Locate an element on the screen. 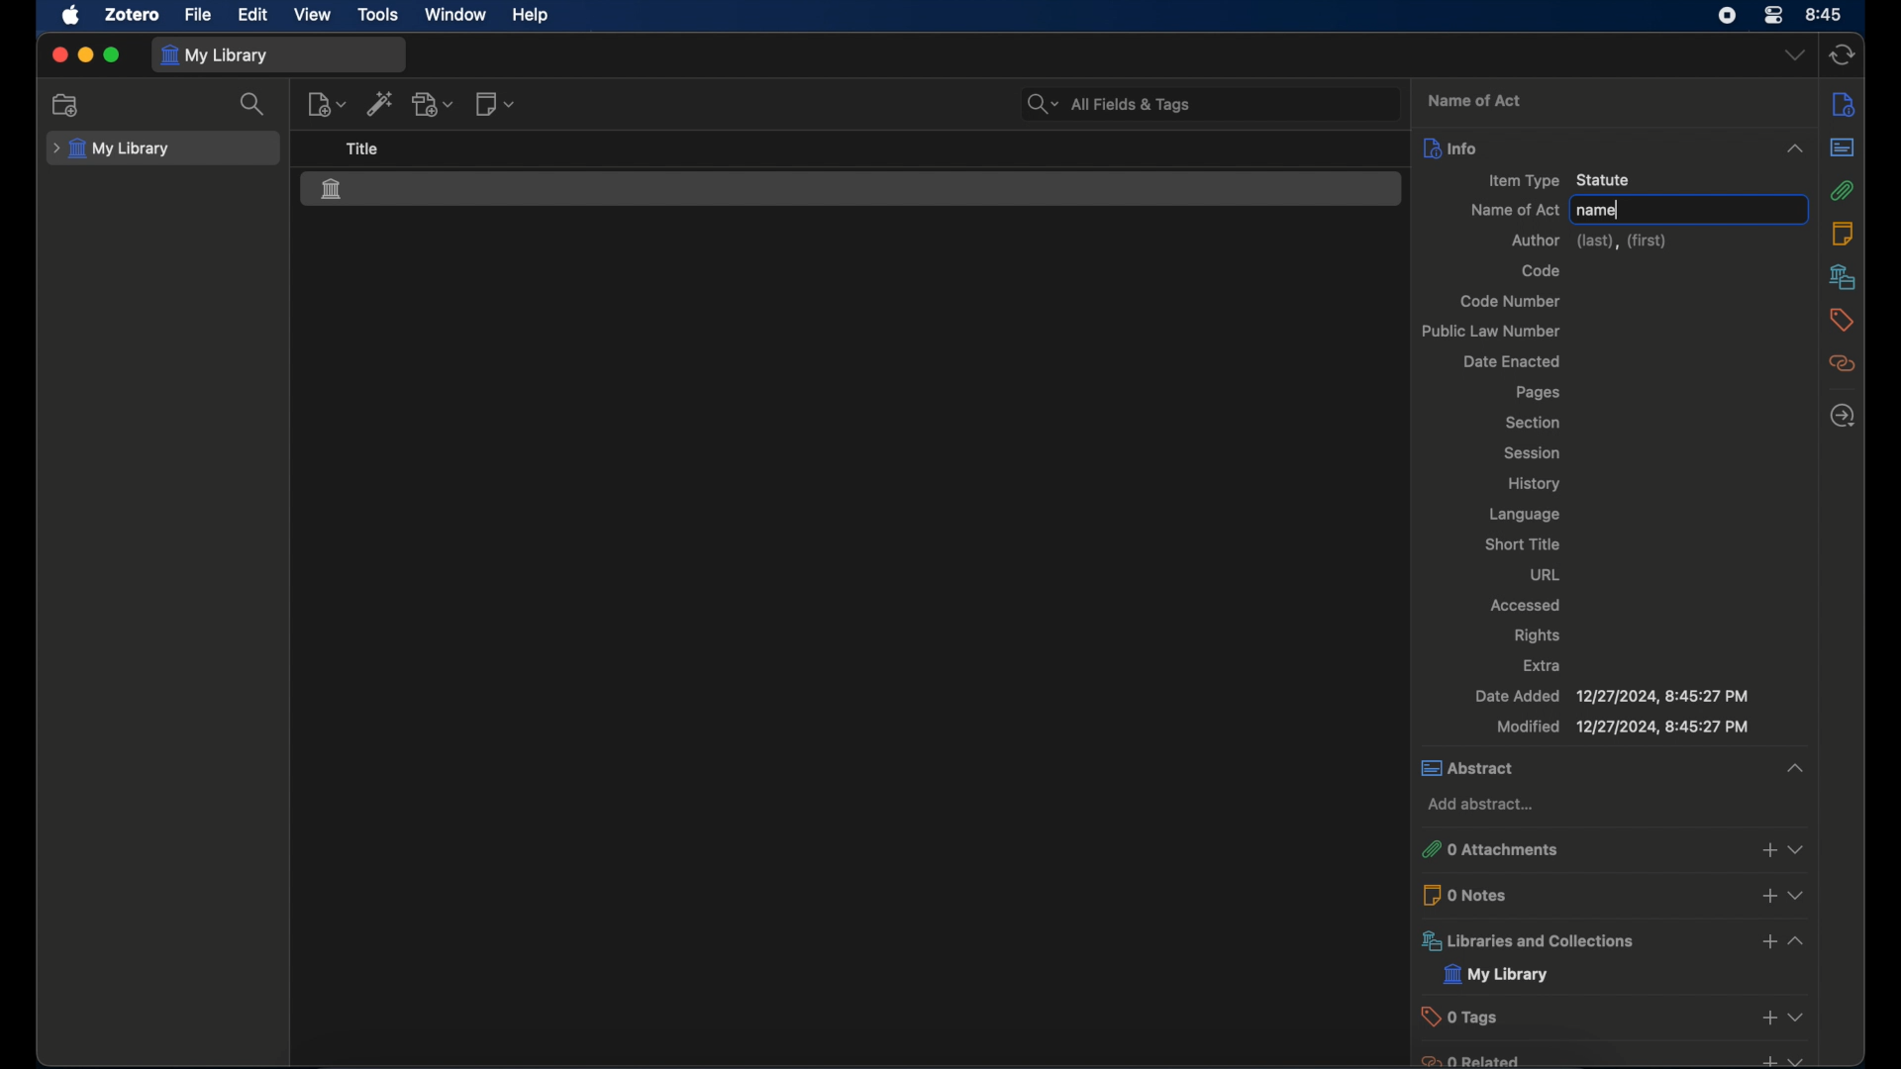 The height and width of the screenshot is (1069, 1901). help is located at coordinates (533, 16).